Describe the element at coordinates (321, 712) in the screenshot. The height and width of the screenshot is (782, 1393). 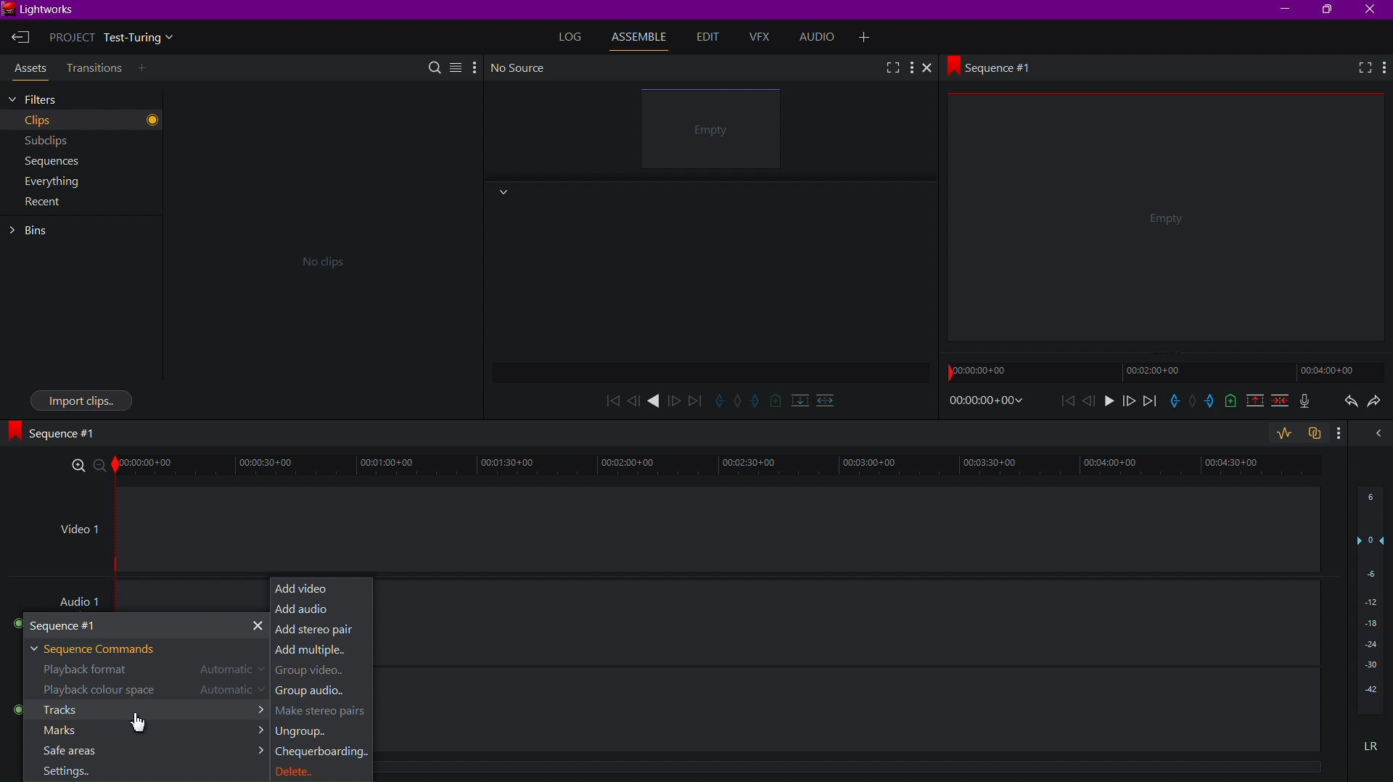
I see `Make stereo pairs` at that location.